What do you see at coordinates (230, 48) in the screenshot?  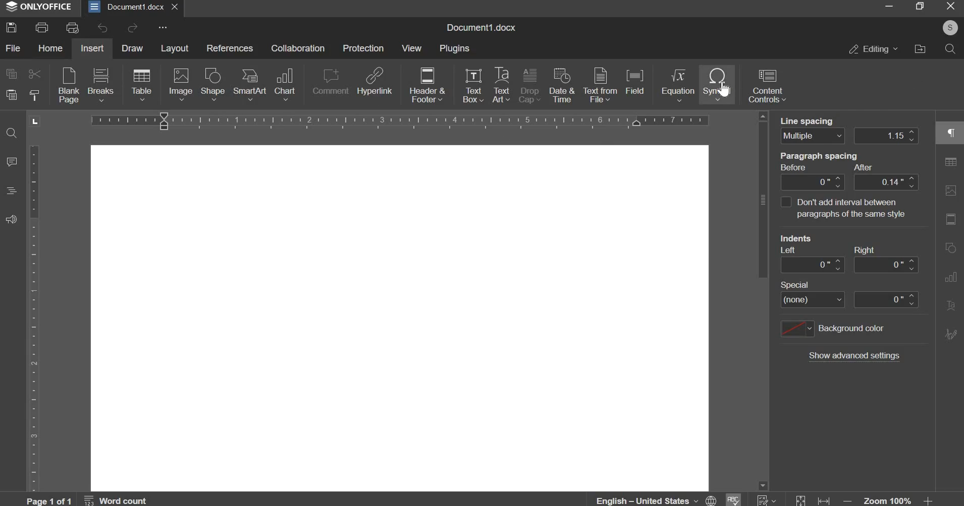 I see `references` at bounding box center [230, 48].